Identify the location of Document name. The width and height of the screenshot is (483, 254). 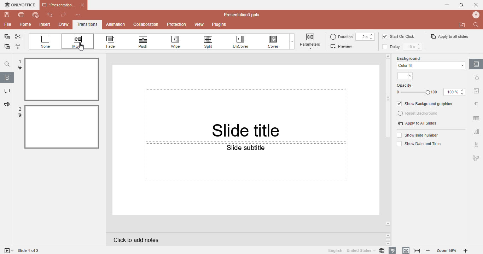
(244, 15).